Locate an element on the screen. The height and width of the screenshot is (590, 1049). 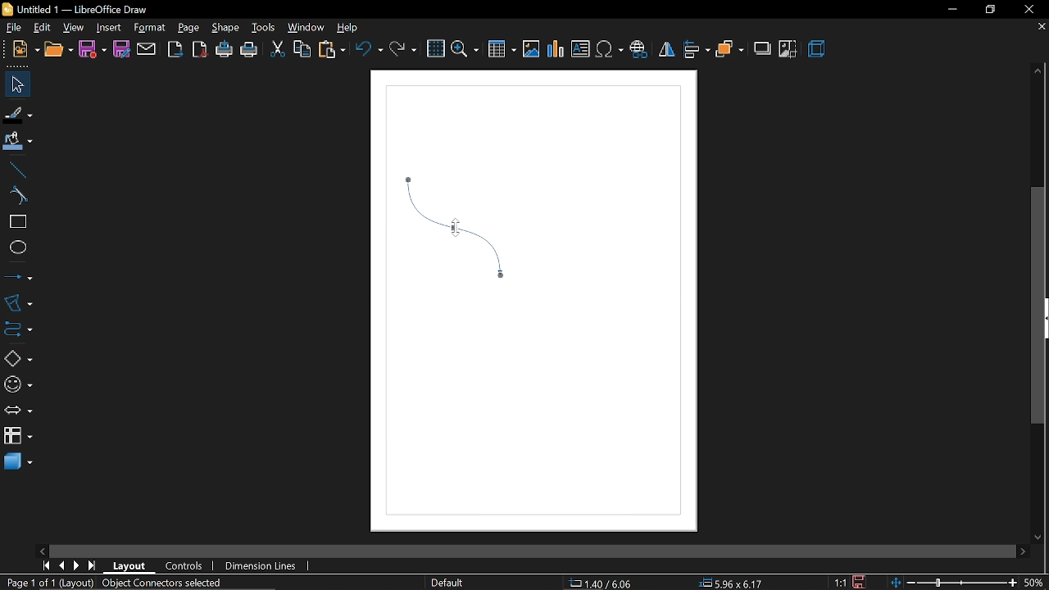
move left is located at coordinates (42, 550).